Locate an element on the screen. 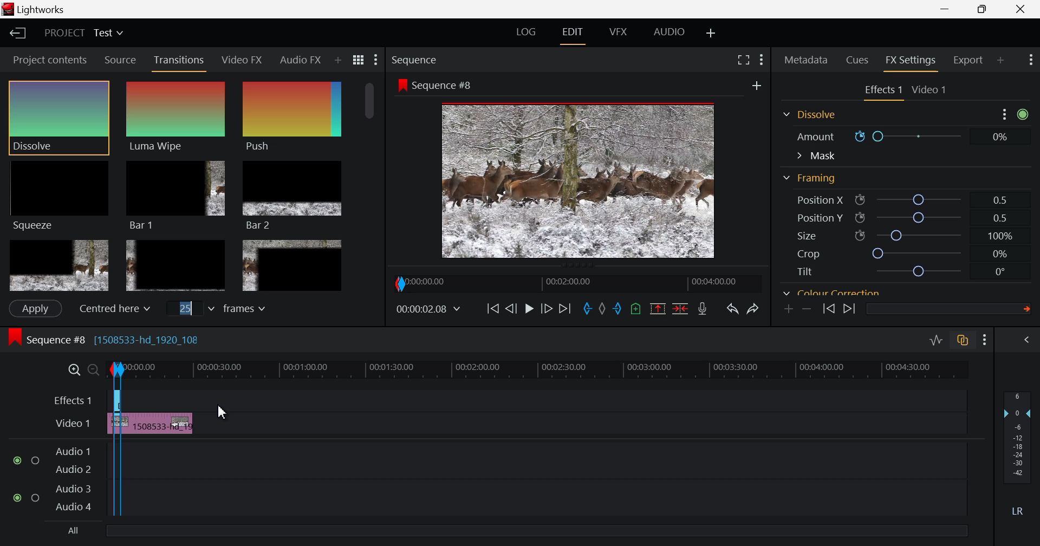  Project contents is located at coordinates (46, 60).